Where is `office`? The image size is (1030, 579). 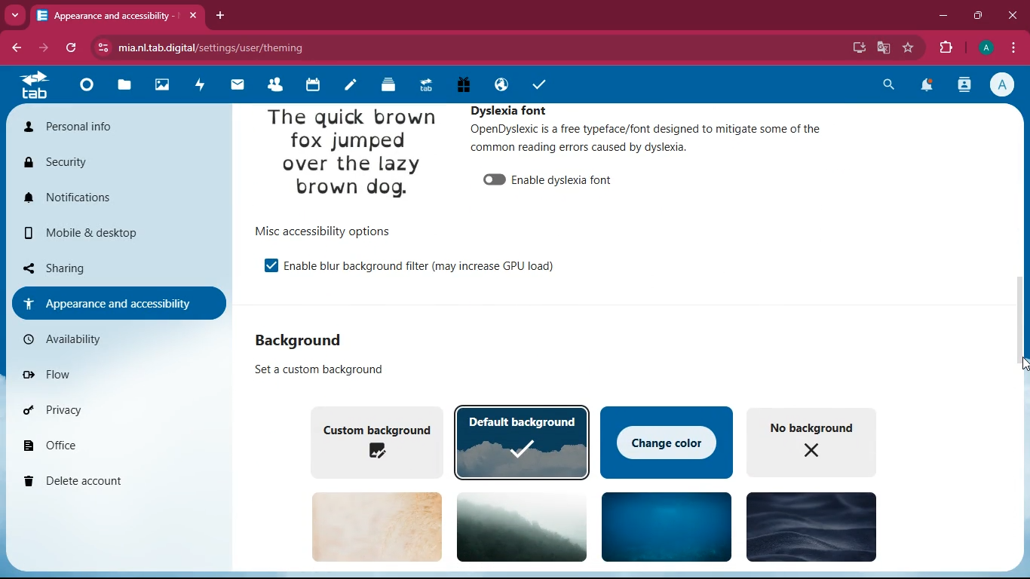
office is located at coordinates (106, 444).